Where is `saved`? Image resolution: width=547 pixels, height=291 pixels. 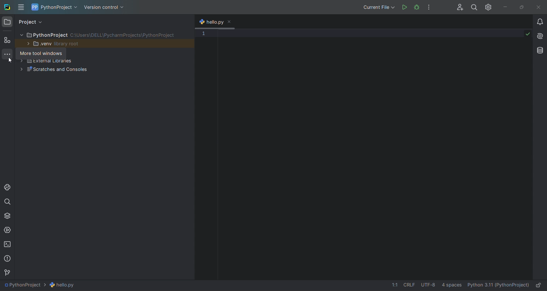 saved is located at coordinates (528, 33).